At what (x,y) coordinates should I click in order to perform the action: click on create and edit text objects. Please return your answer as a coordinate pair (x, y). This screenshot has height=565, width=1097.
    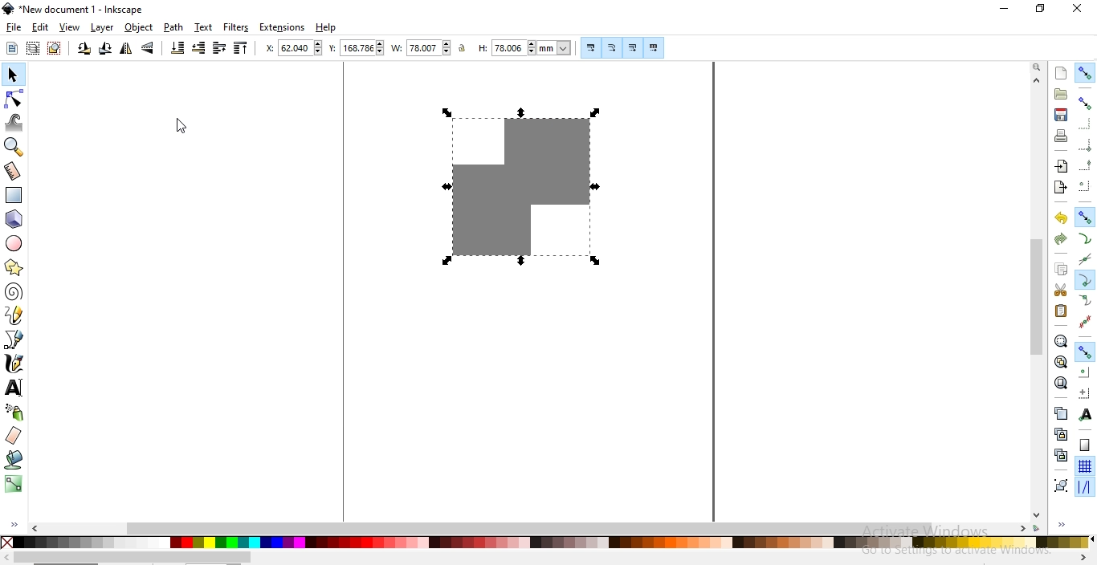
    Looking at the image, I should click on (14, 388).